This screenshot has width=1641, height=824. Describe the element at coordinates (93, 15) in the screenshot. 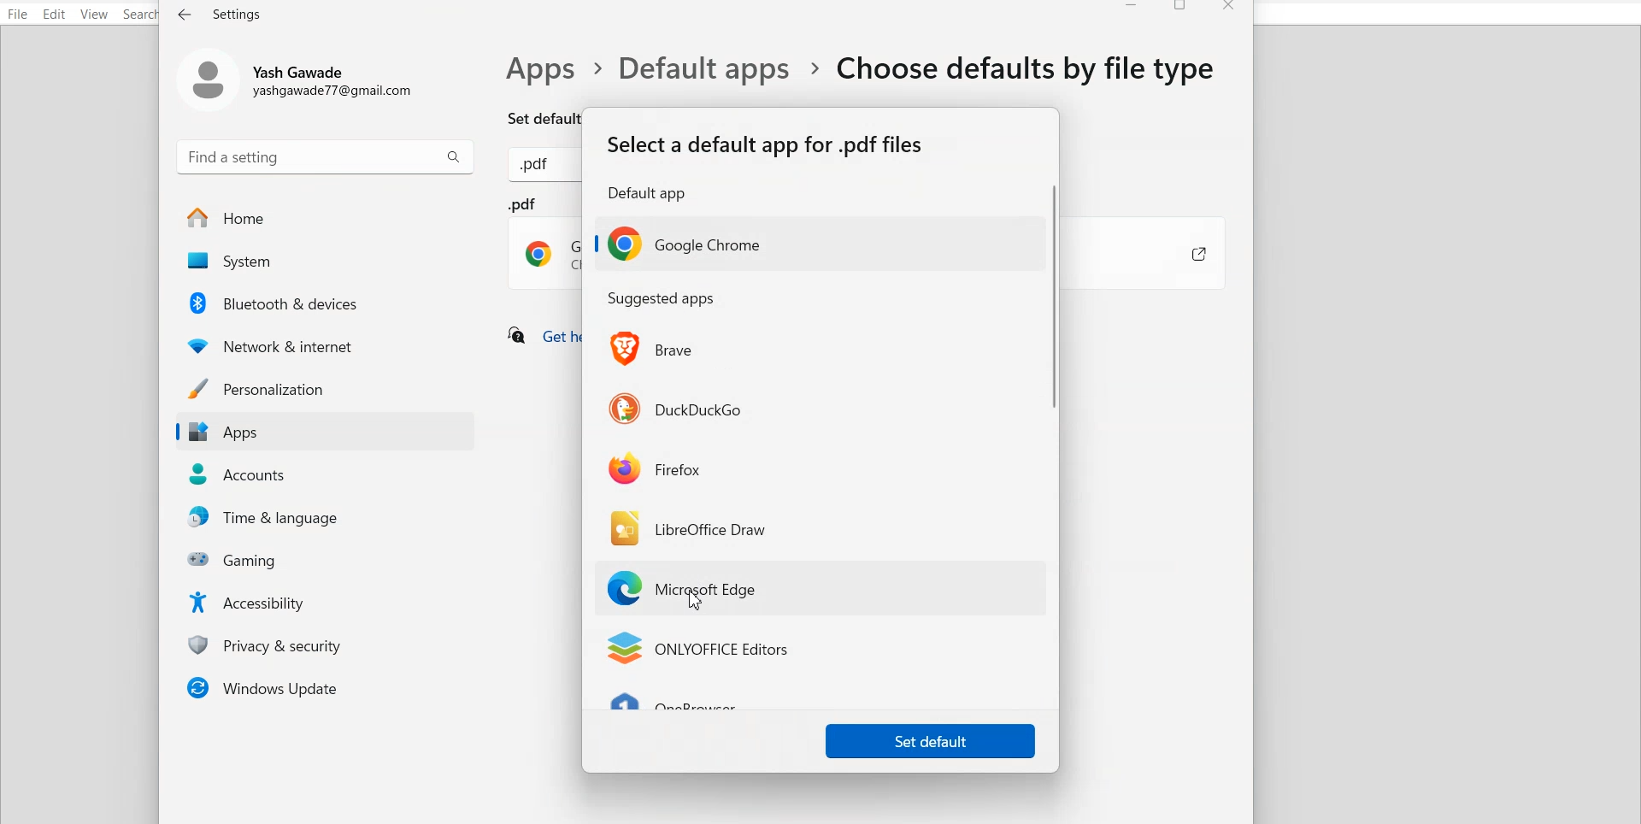

I see `View` at that location.